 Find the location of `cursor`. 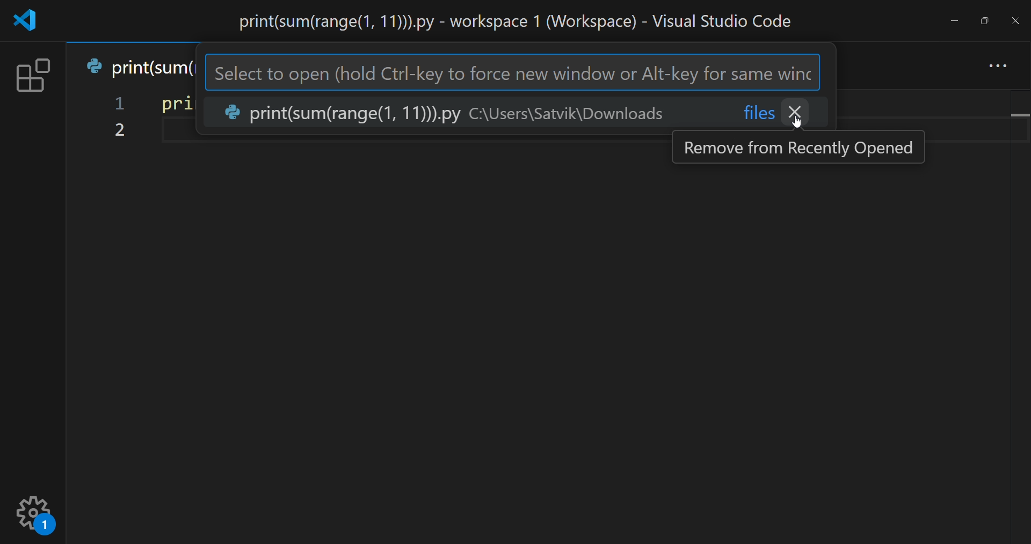

cursor is located at coordinates (799, 130).